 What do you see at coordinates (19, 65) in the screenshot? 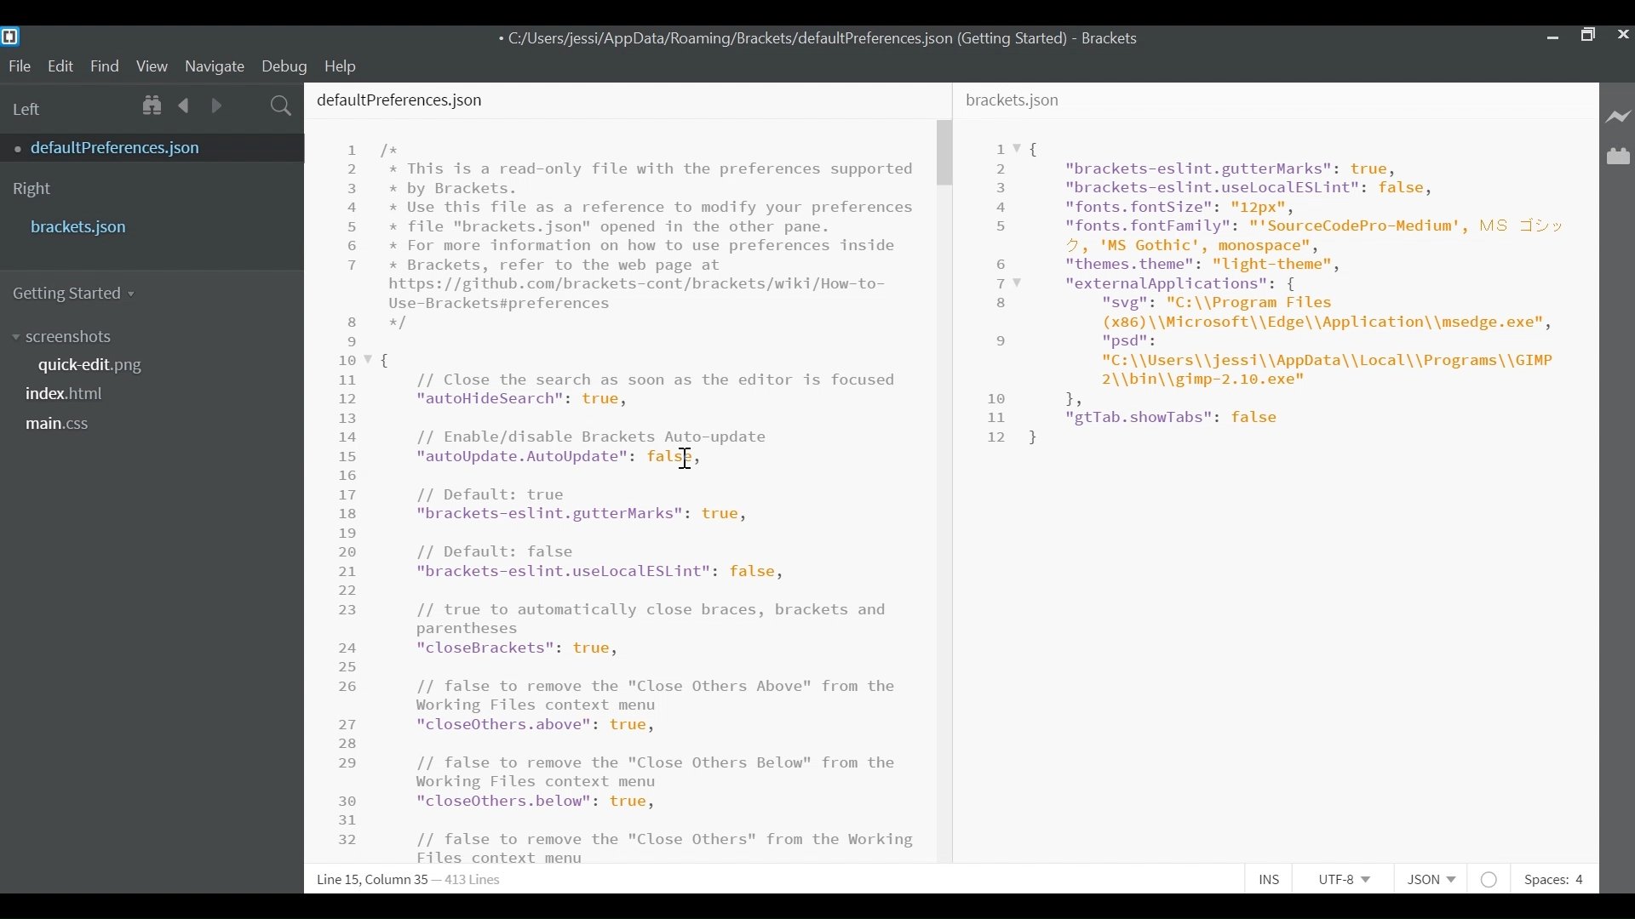
I see `File` at bounding box center [19, 65].